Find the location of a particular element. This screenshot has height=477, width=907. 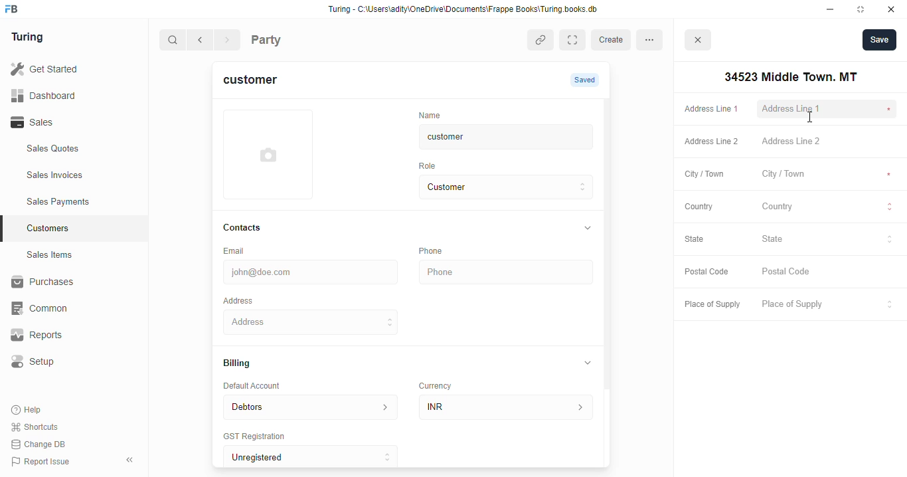

Postal Code is located at coordinates (706, 272).